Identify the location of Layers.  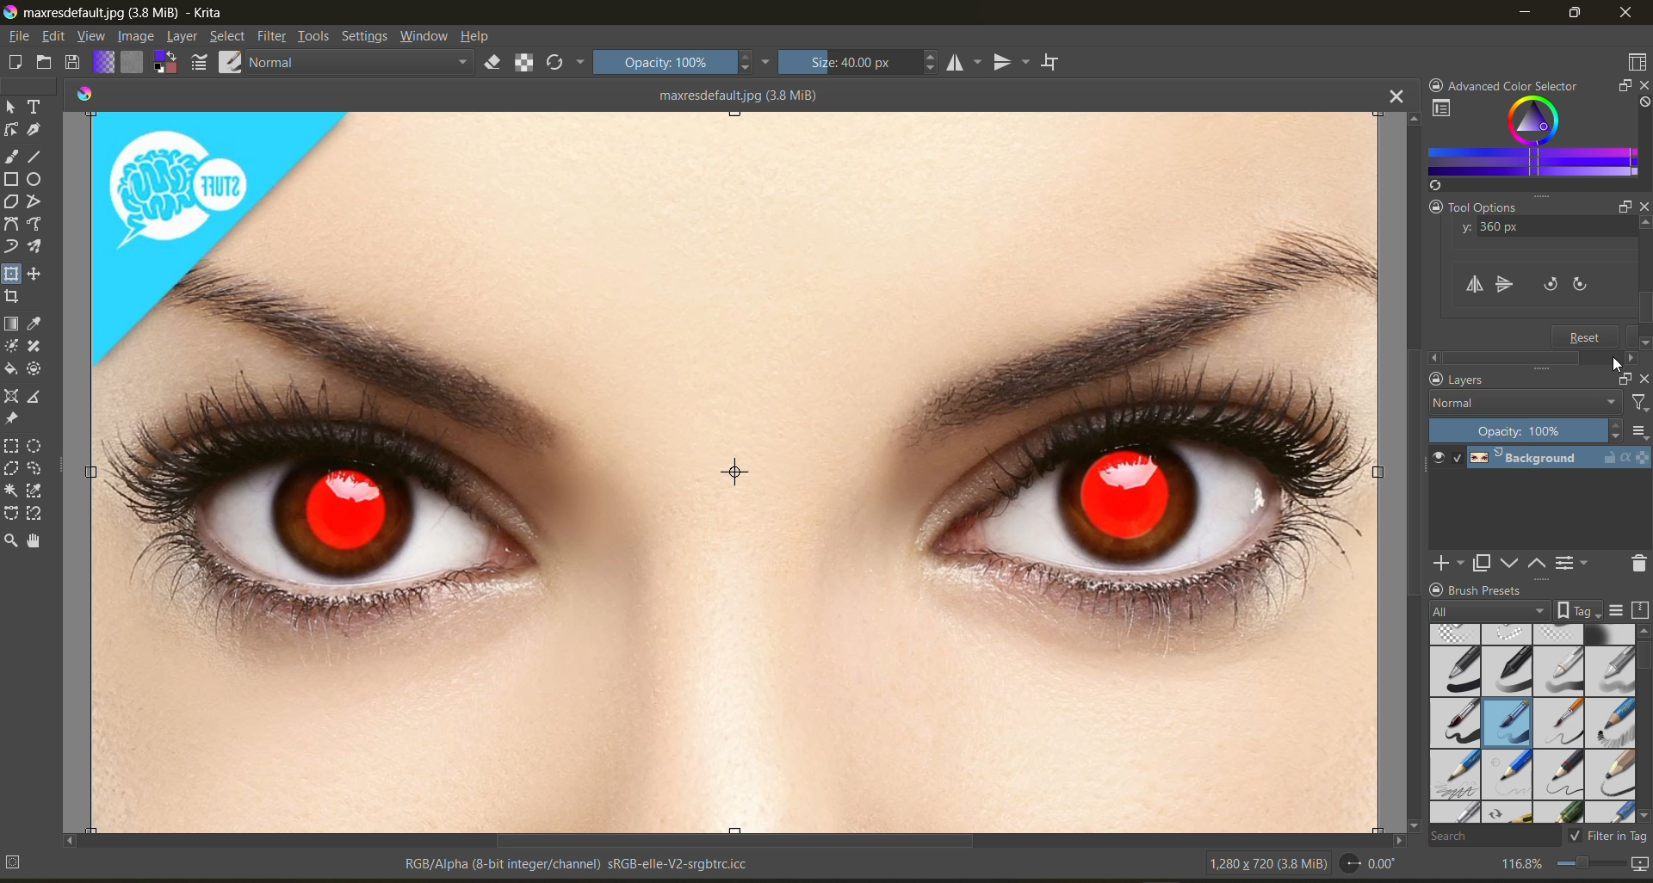
(1500, 380).